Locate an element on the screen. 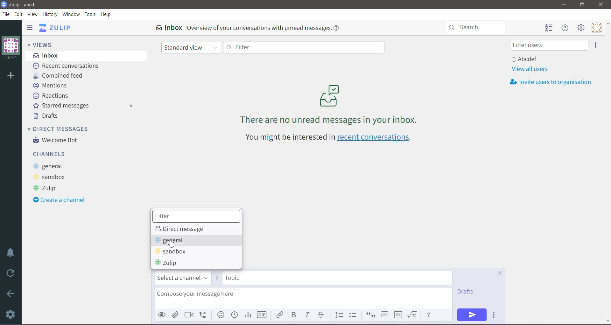 The image size is (611, 325). Add Poll is located at coordinates (248, 315).